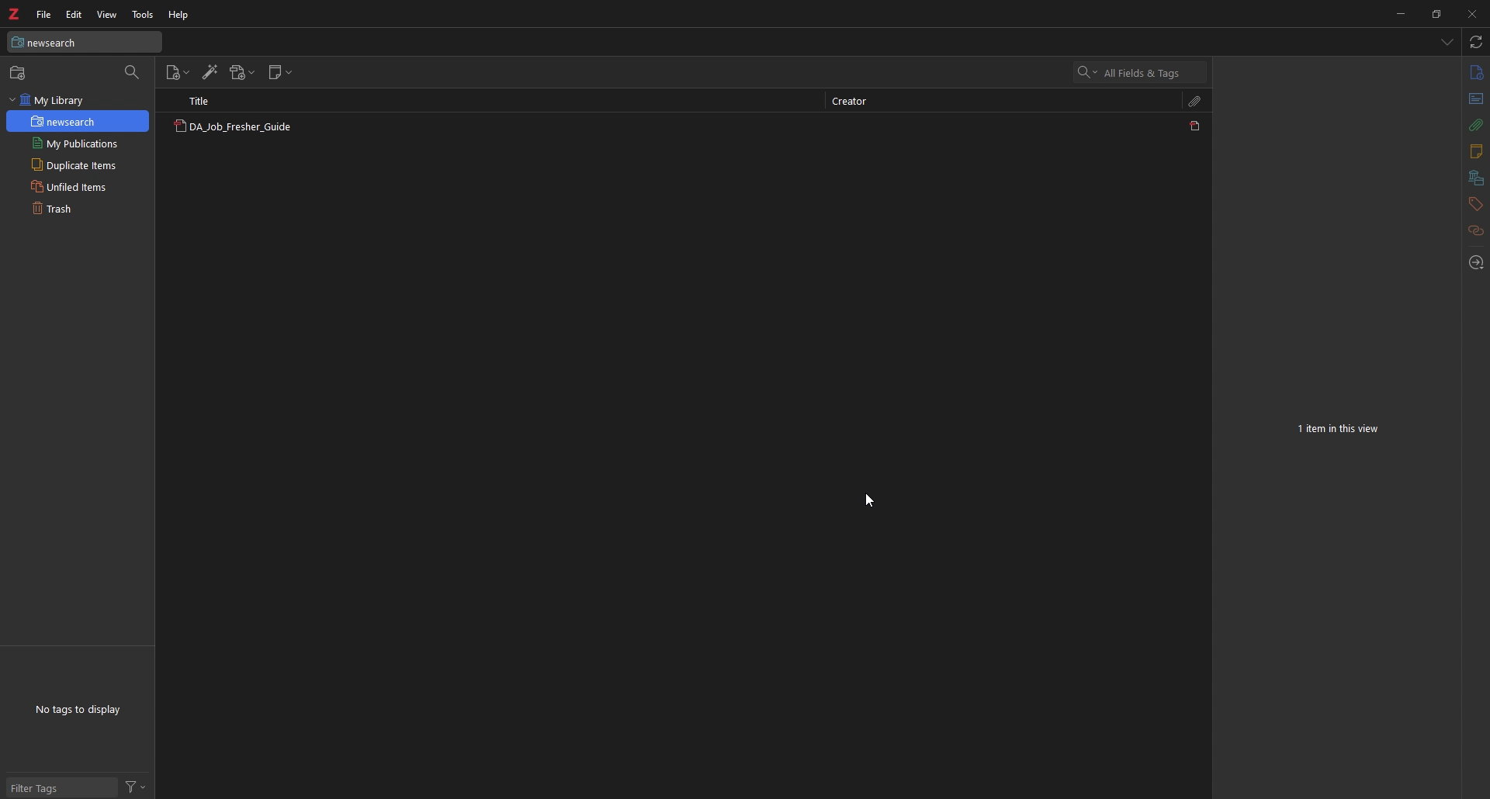 The image size is (1490, 799). I want to click on filter items, so click(133, 73).